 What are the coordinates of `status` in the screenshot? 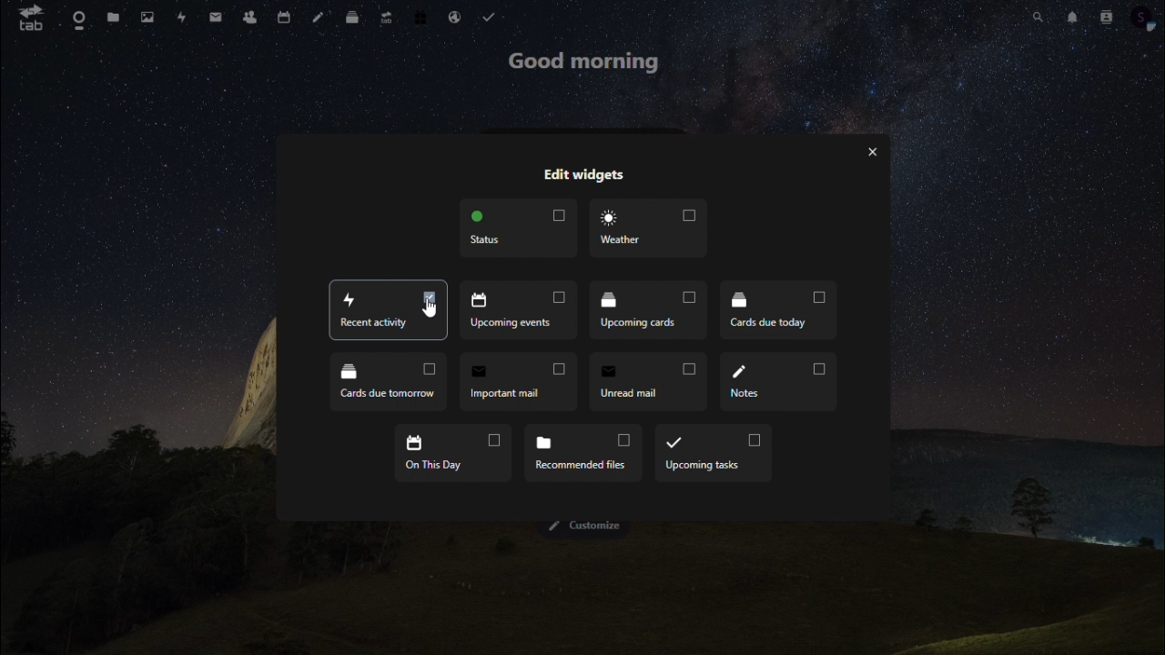 It's located at (521, 232).